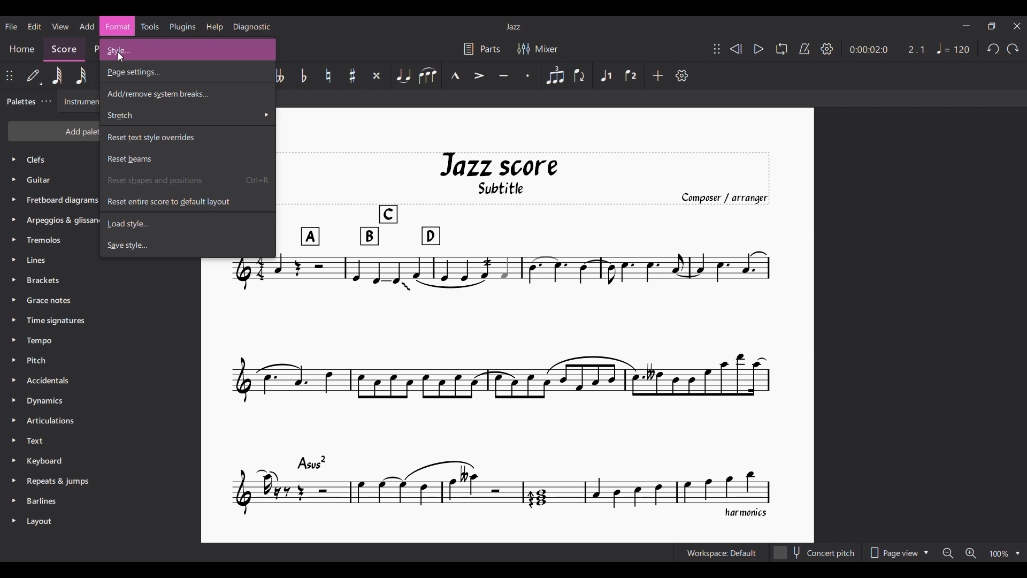  I want to click on Reset text style overrides, so click(188, 136).